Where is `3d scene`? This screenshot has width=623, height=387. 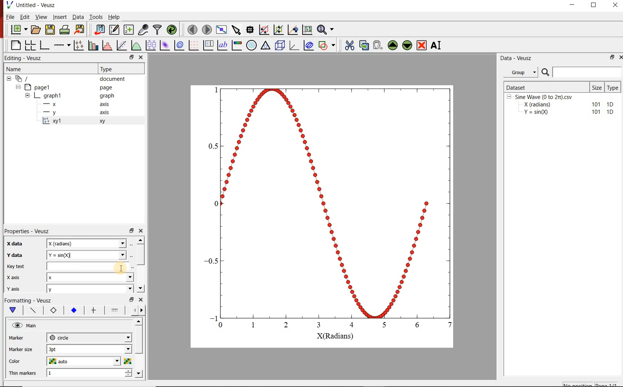
3d scene is located at coordinates (280, 45).